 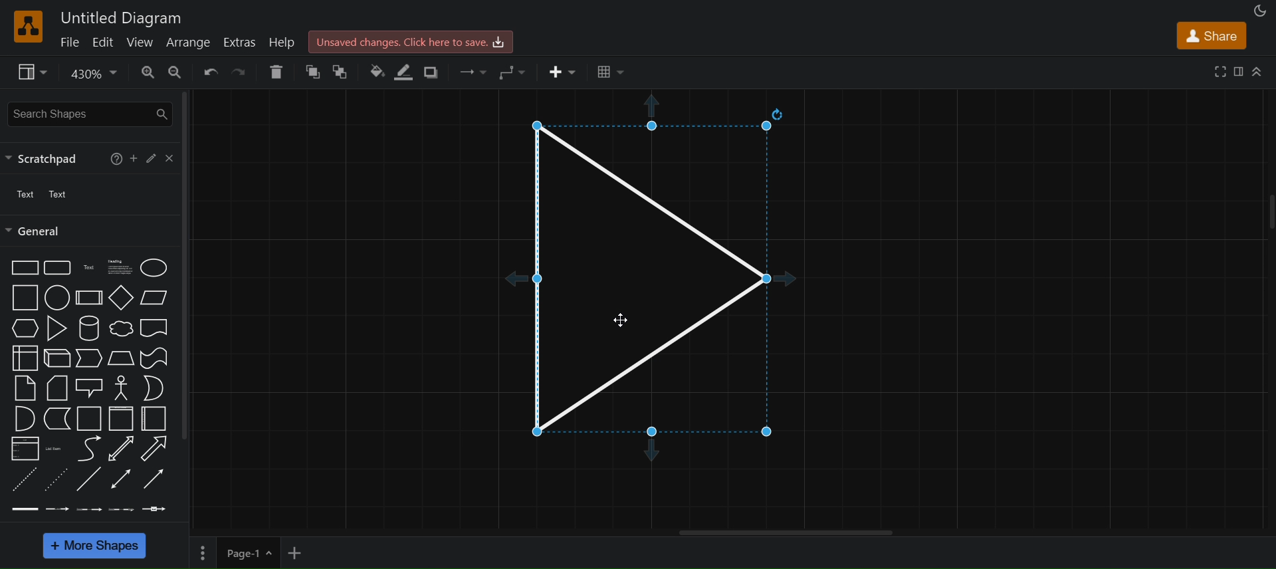 I want to click on hotizontal scroll bar, so click(x=784, y=532).